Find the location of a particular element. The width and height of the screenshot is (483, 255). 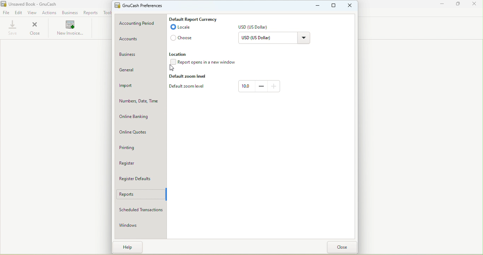

cursor is located at coordinates (172, 69).